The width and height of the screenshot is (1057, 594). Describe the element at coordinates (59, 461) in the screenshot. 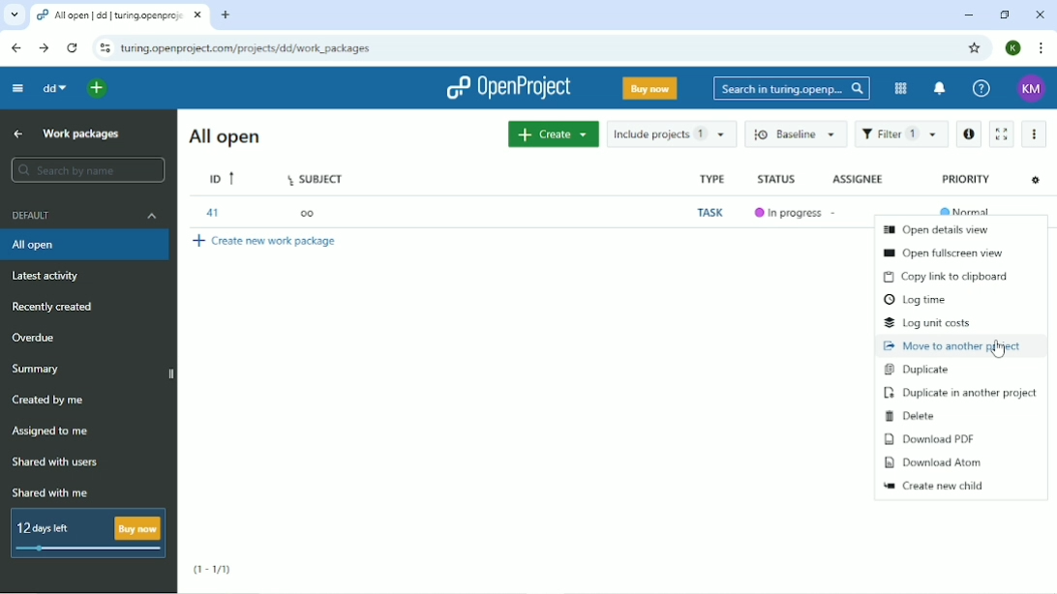

I see `Shared with users` at that location.